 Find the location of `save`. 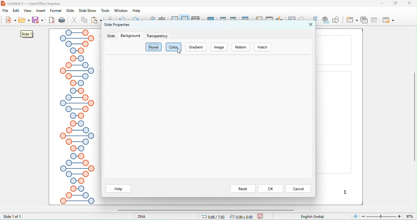

save is located at coordinates (260, 216).